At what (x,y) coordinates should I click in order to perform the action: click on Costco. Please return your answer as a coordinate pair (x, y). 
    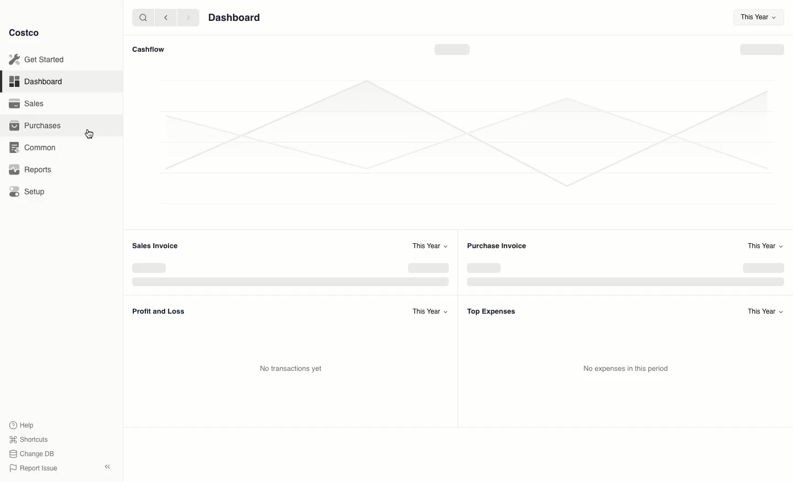
    Looking at the image, I should click on (24, 32).